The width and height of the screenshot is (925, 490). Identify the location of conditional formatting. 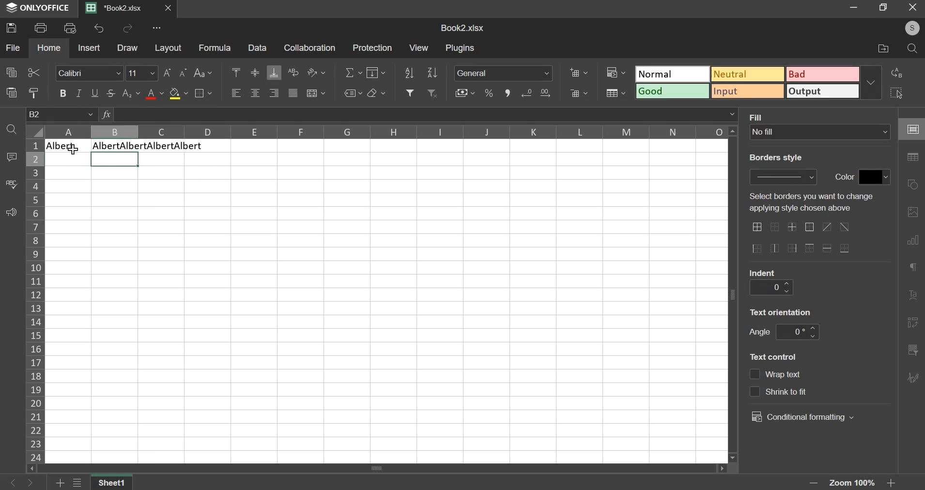
(616, 71).